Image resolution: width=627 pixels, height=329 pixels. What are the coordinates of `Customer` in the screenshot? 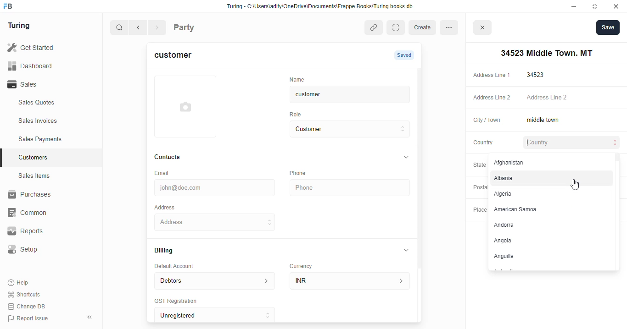 It's located at (342, 129).